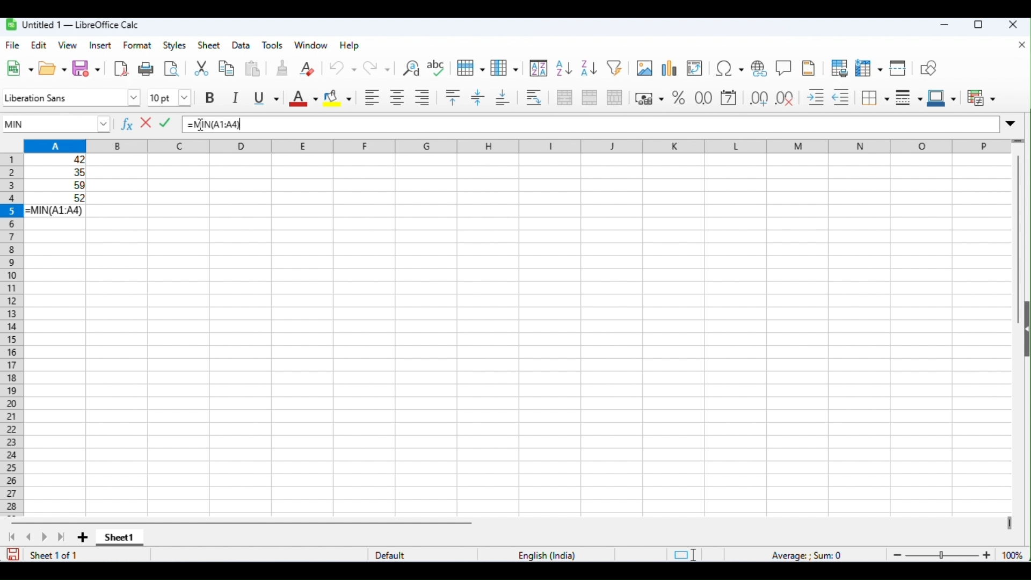  Describe the element at coordinates (56, 555) in the screenshot. I see `sheet 1 of 1` at that location.